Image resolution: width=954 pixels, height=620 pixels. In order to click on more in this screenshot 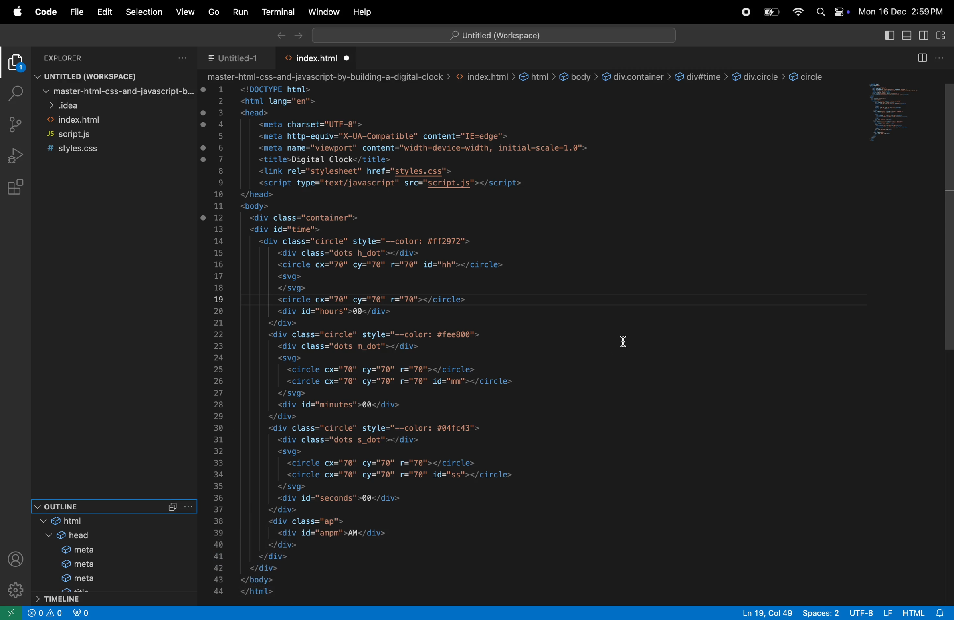, I will do `click(190, 507)`.